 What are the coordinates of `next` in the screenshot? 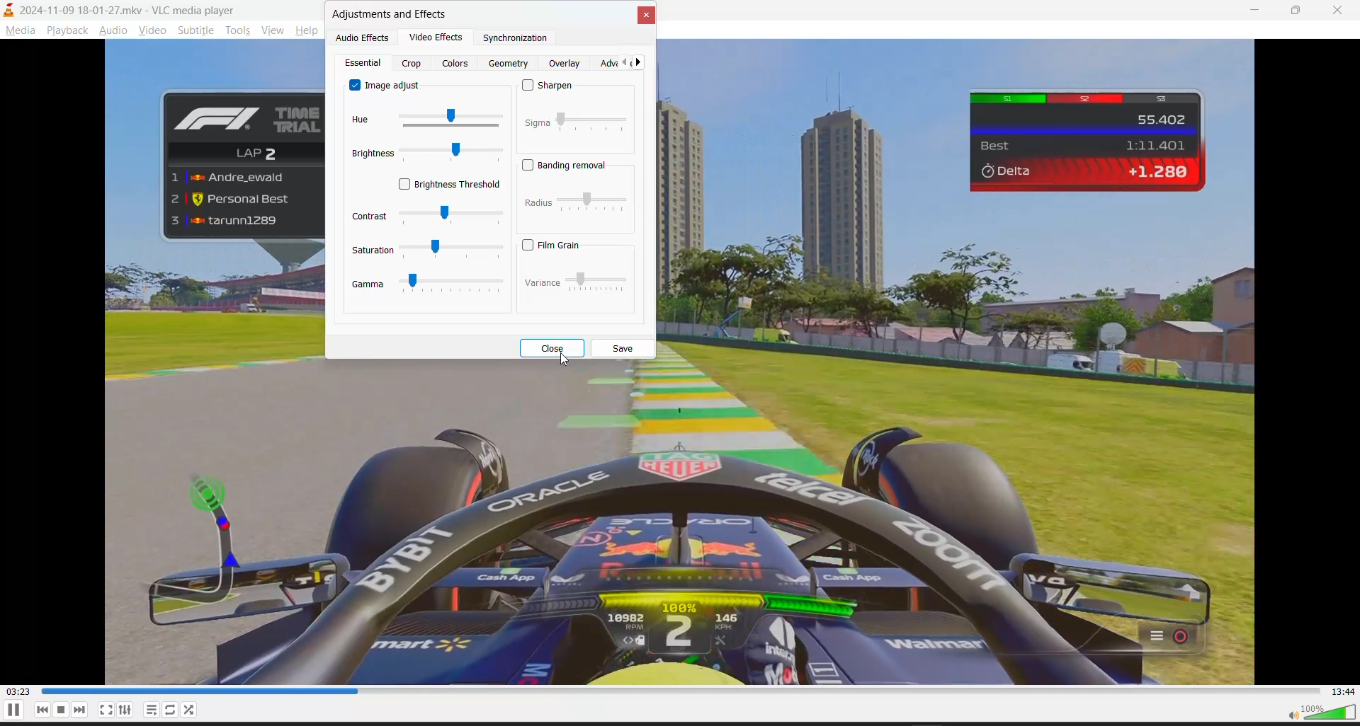 It's located at (81, 710).